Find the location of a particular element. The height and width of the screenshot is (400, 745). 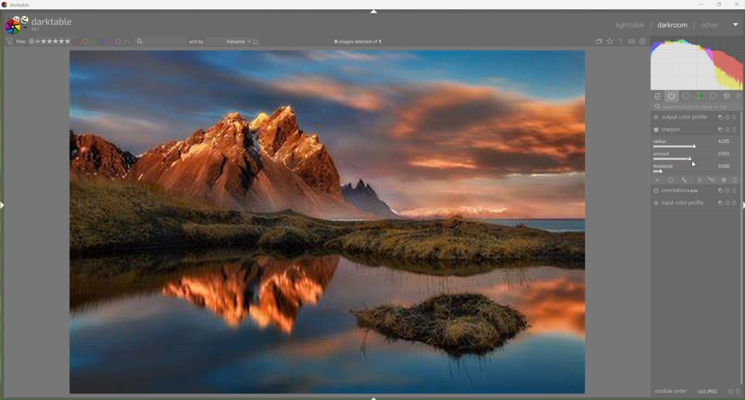

tool is located at coordinates (712, 180).